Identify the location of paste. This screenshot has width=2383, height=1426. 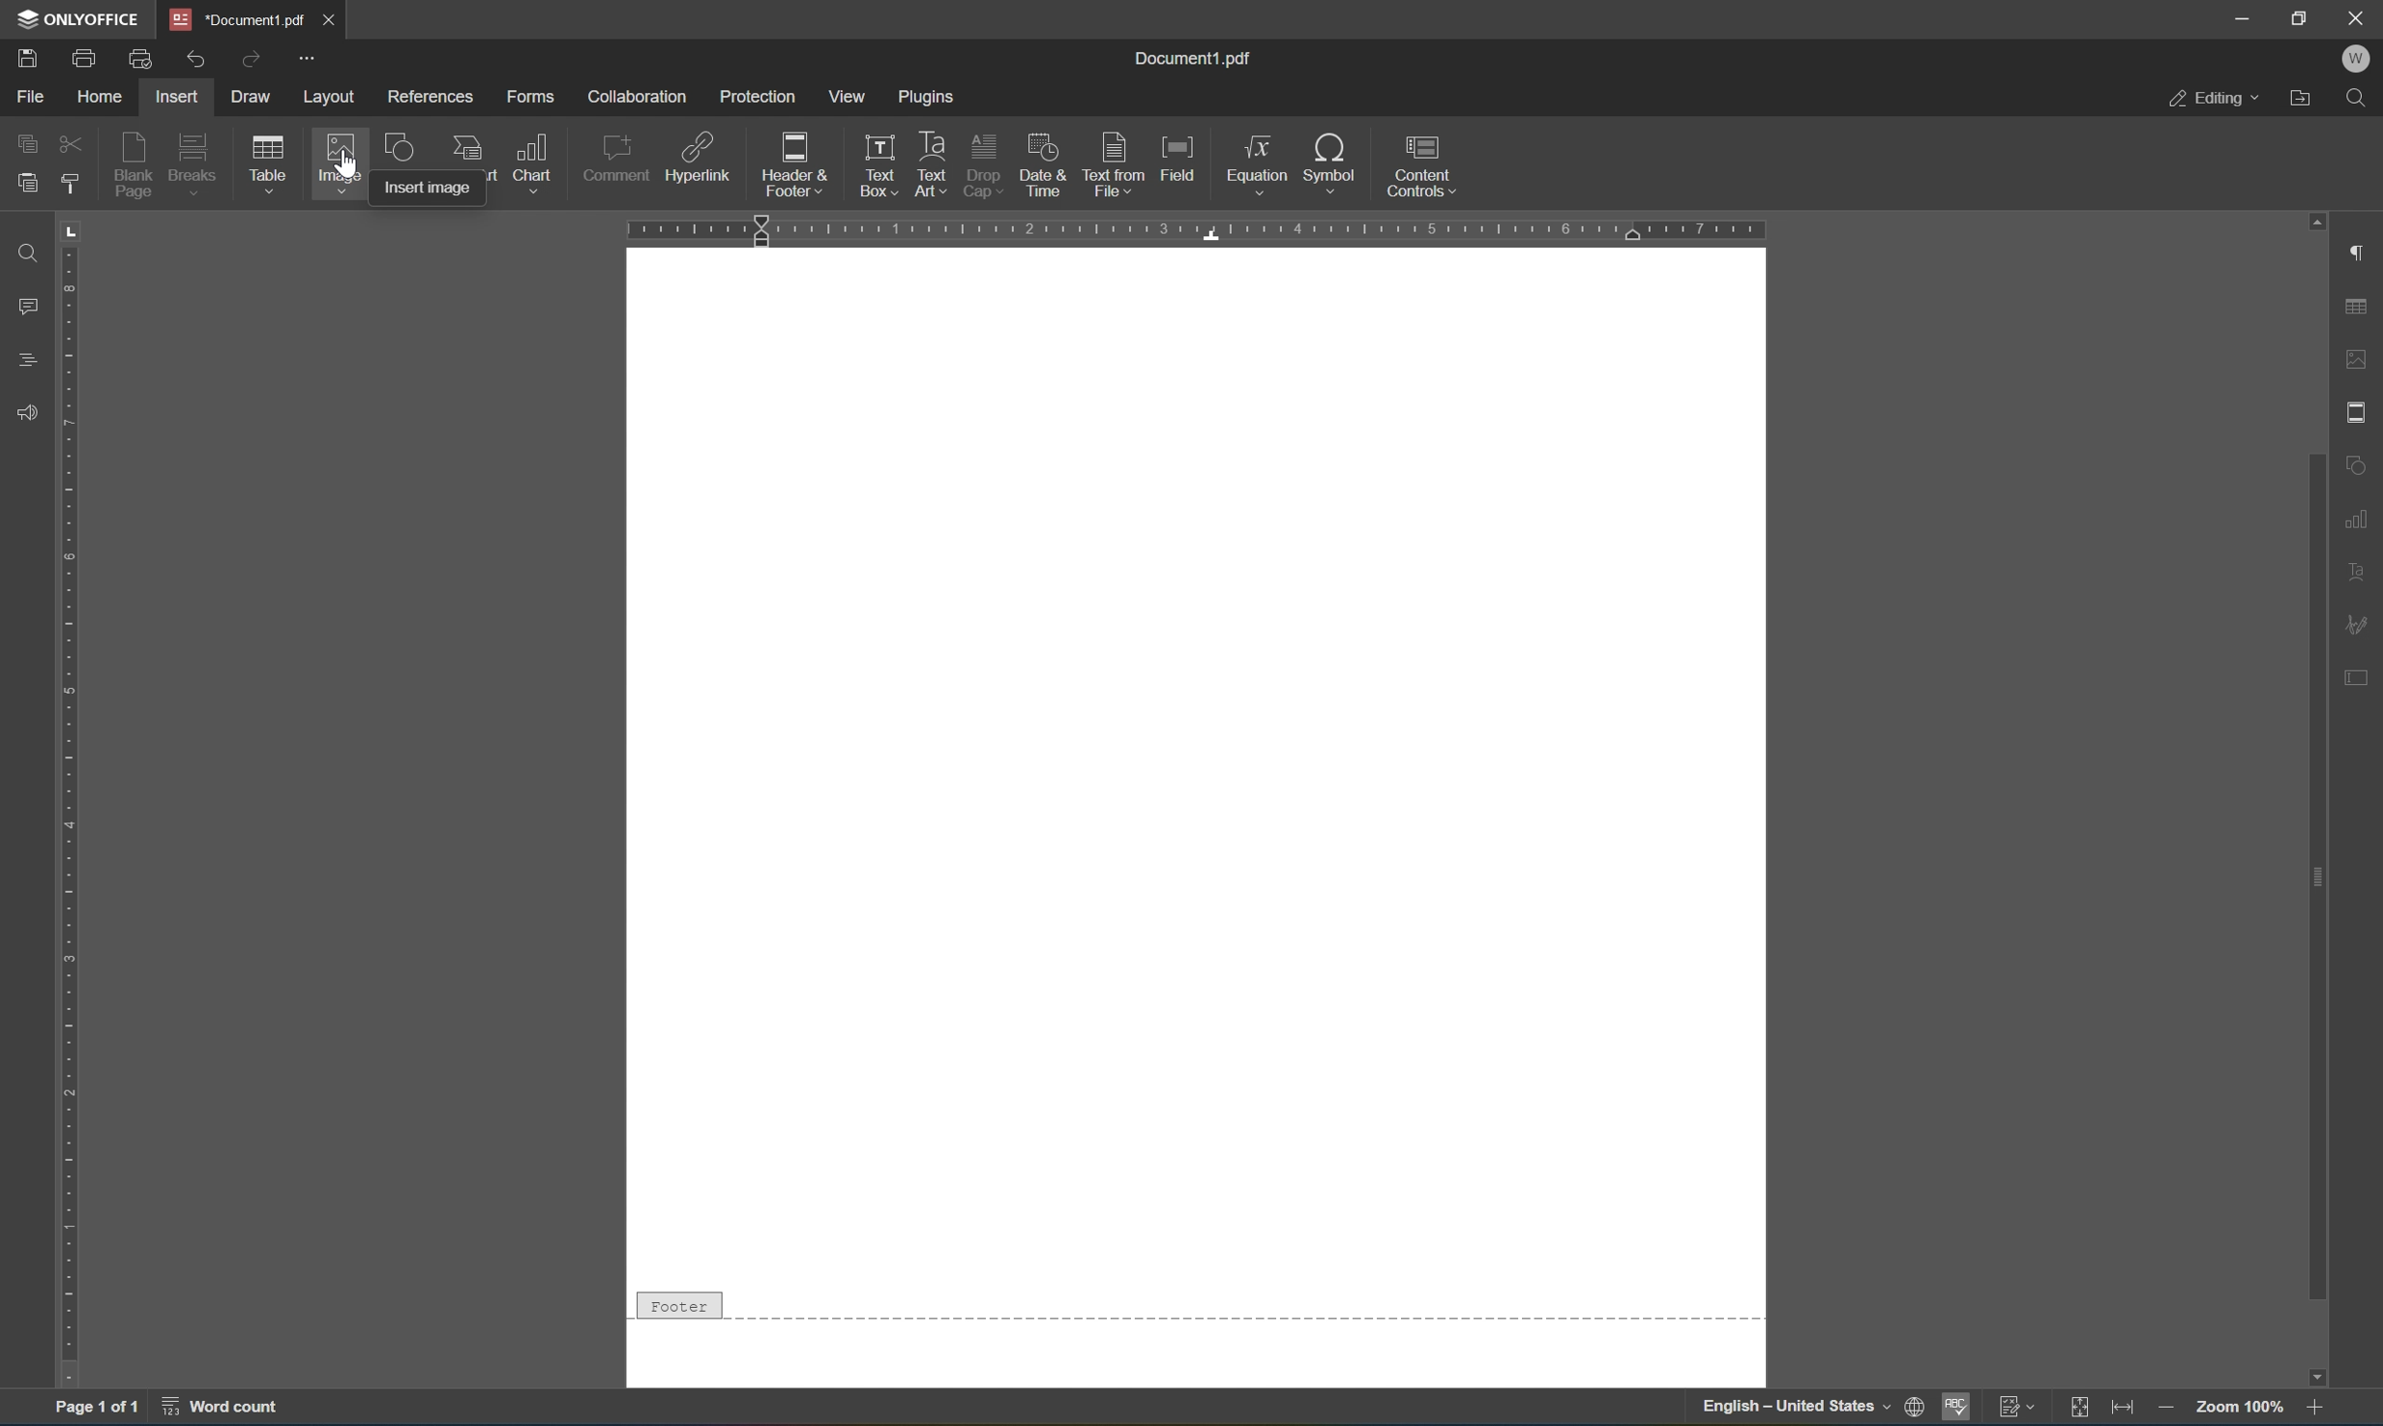
(26, 187).